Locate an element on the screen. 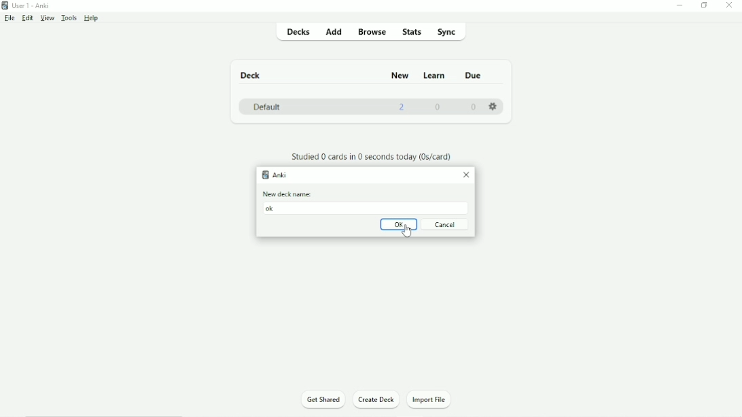 The height and width of the screenshot is (417, 742). 2 is located at coordinates (402, 107).